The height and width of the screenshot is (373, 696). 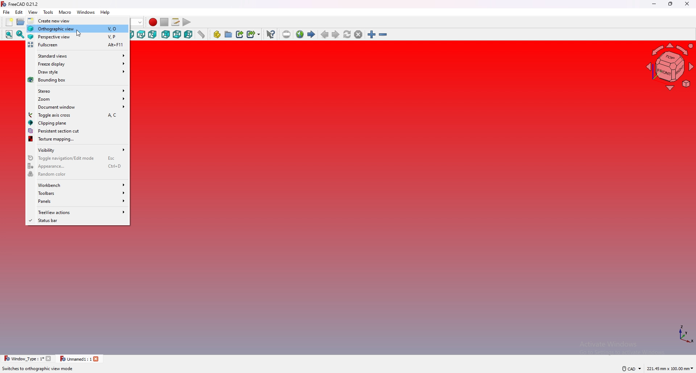 I want to click on insert url, so click(x=286, y=34).